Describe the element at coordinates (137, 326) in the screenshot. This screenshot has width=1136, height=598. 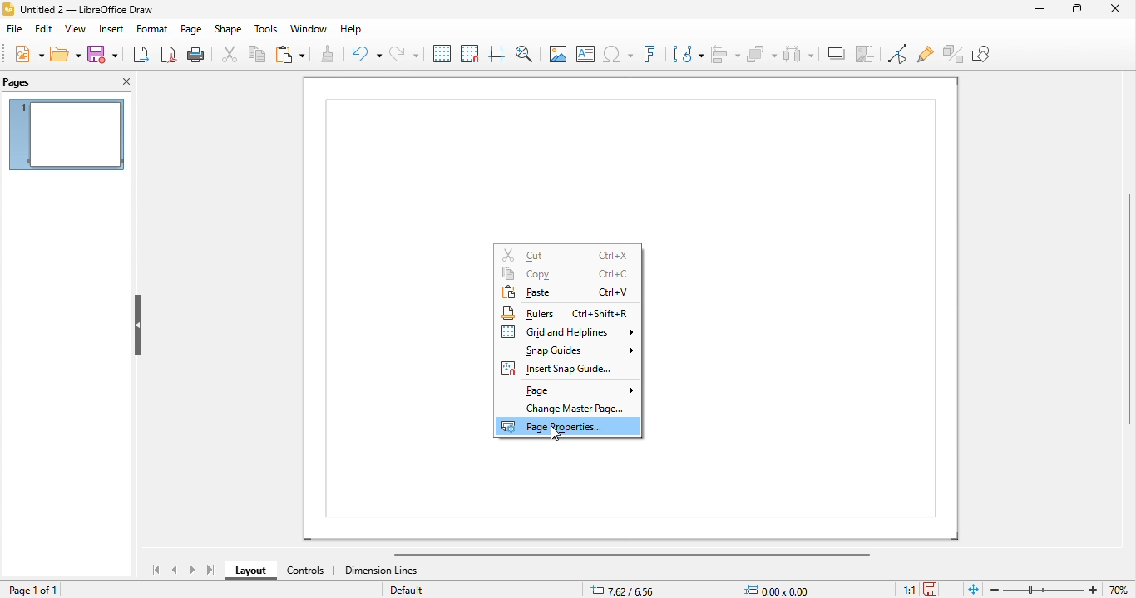
I see `hide` at that location.